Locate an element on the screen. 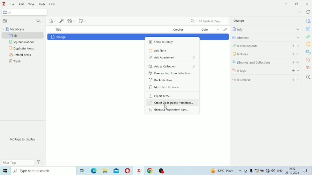  Orange is located at coordinates (59, 37).